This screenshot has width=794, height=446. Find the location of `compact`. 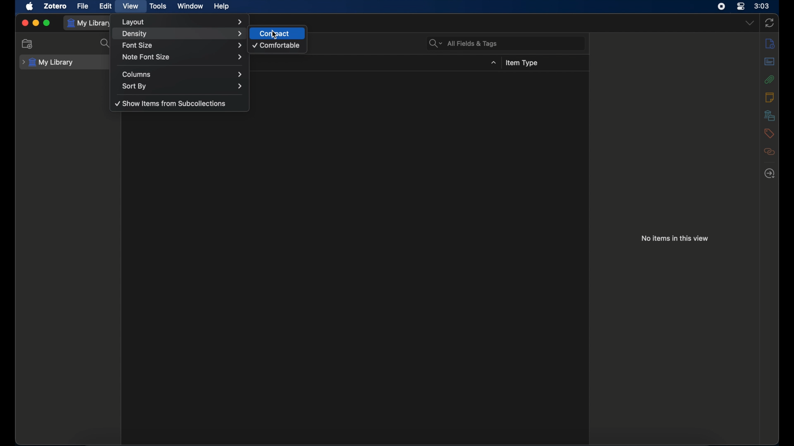

compact is located at coordinates (275, 33).